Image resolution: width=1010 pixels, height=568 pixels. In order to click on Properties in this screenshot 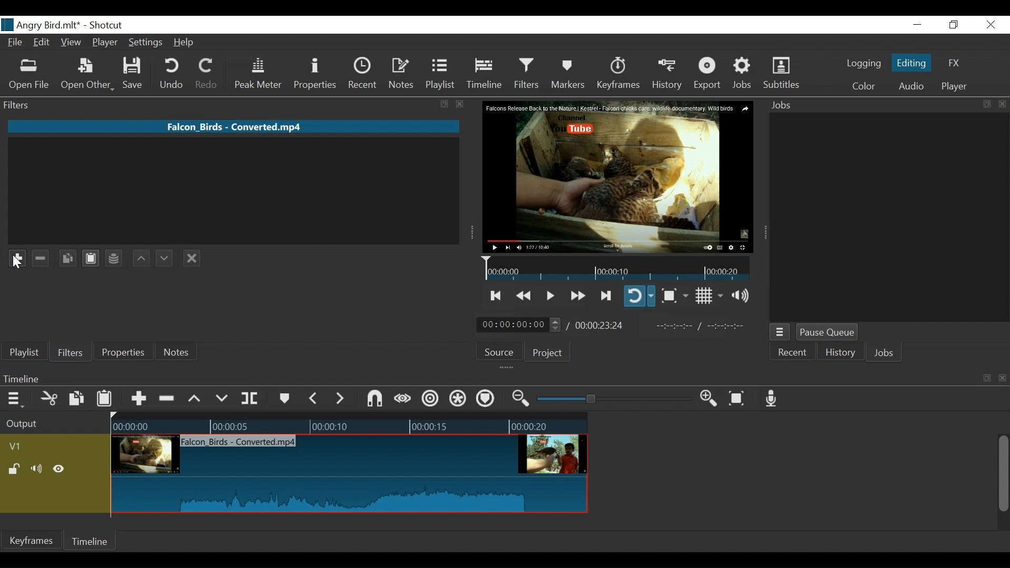, I will do `click(122, 351)`.